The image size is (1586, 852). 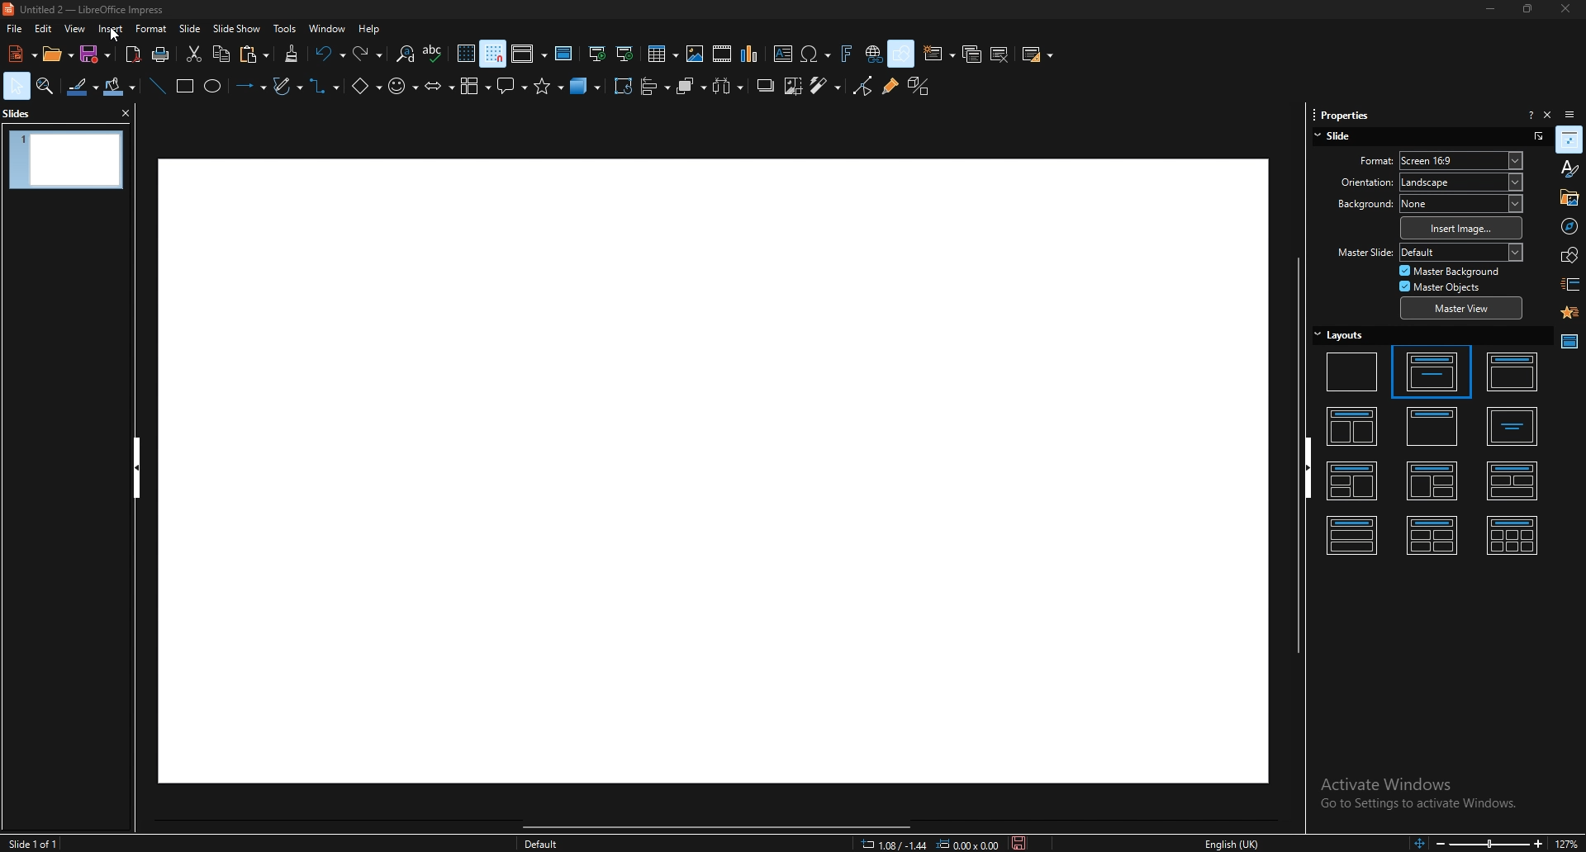 What do you see at coordinates (16, 28) in the screenshot?
I see `file` at bounding box center [16, 28].